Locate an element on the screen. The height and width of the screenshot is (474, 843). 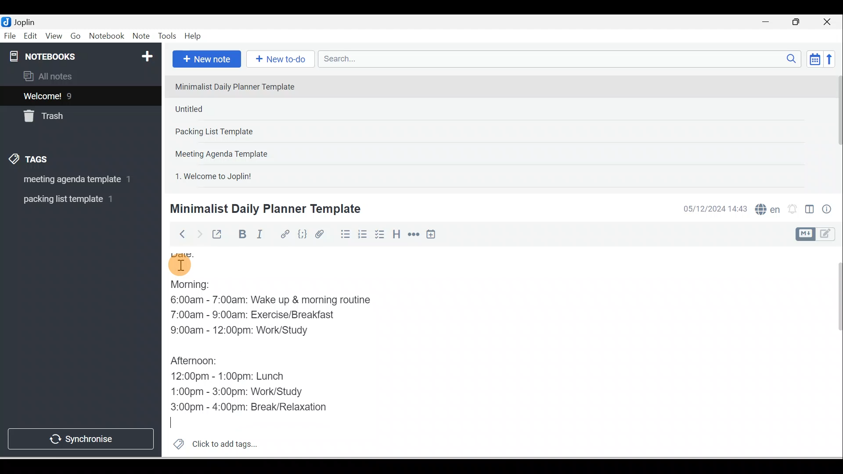
Edit is located at coordinates (31, 36).